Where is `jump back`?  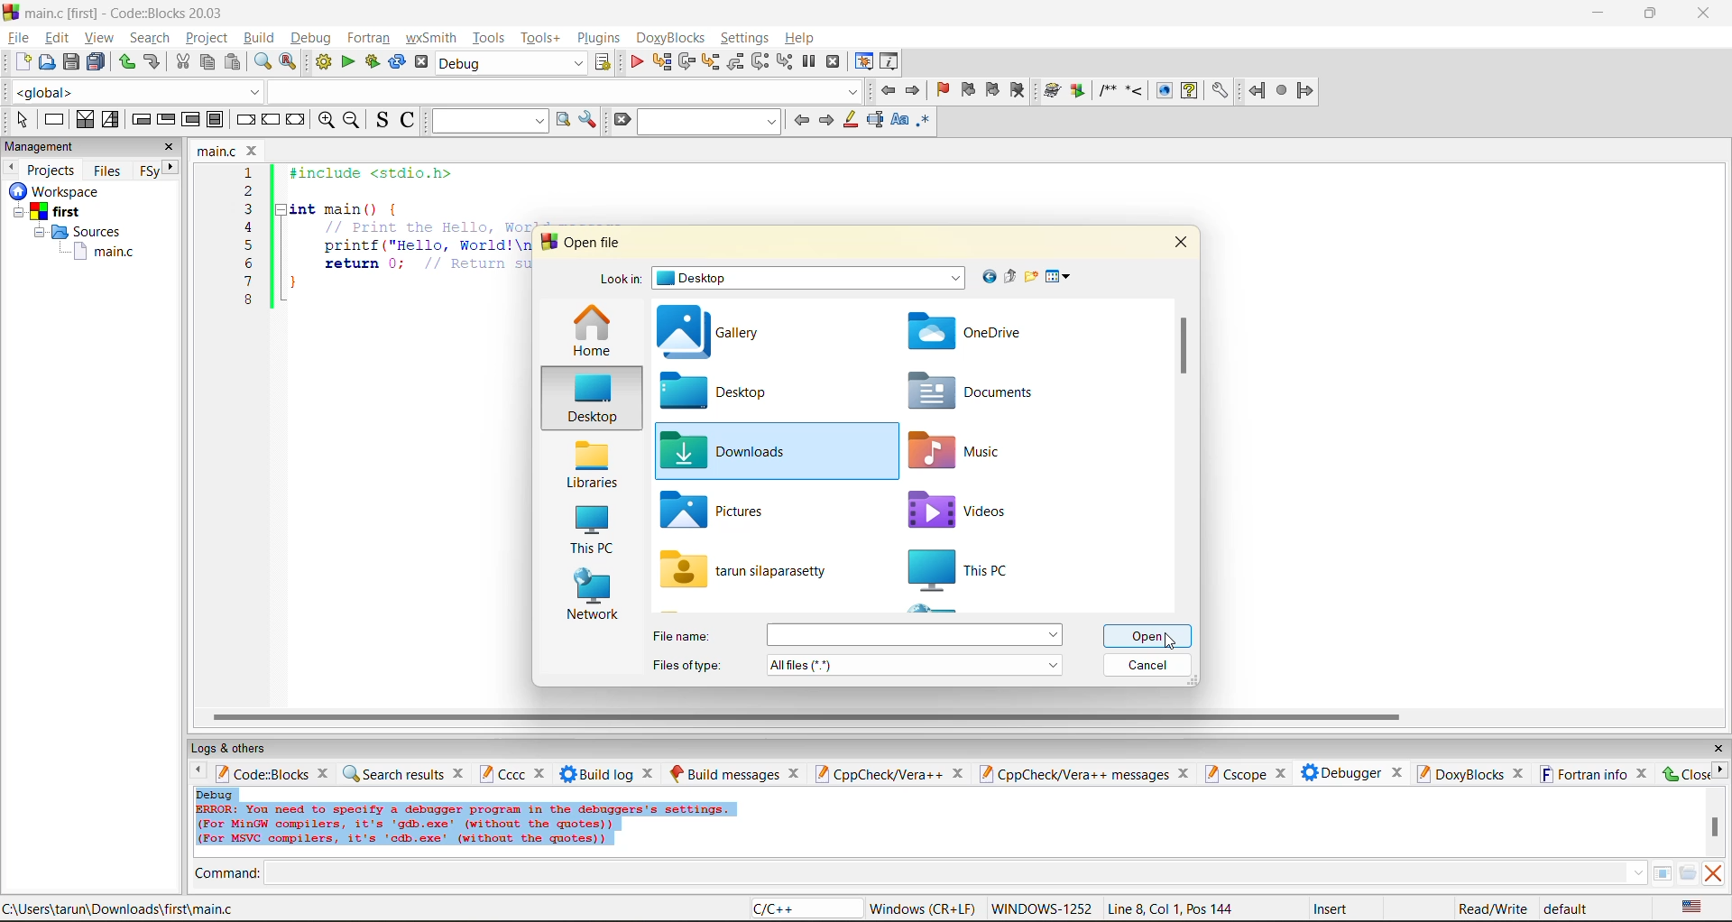 jump back is located at coordinates (886, 90).